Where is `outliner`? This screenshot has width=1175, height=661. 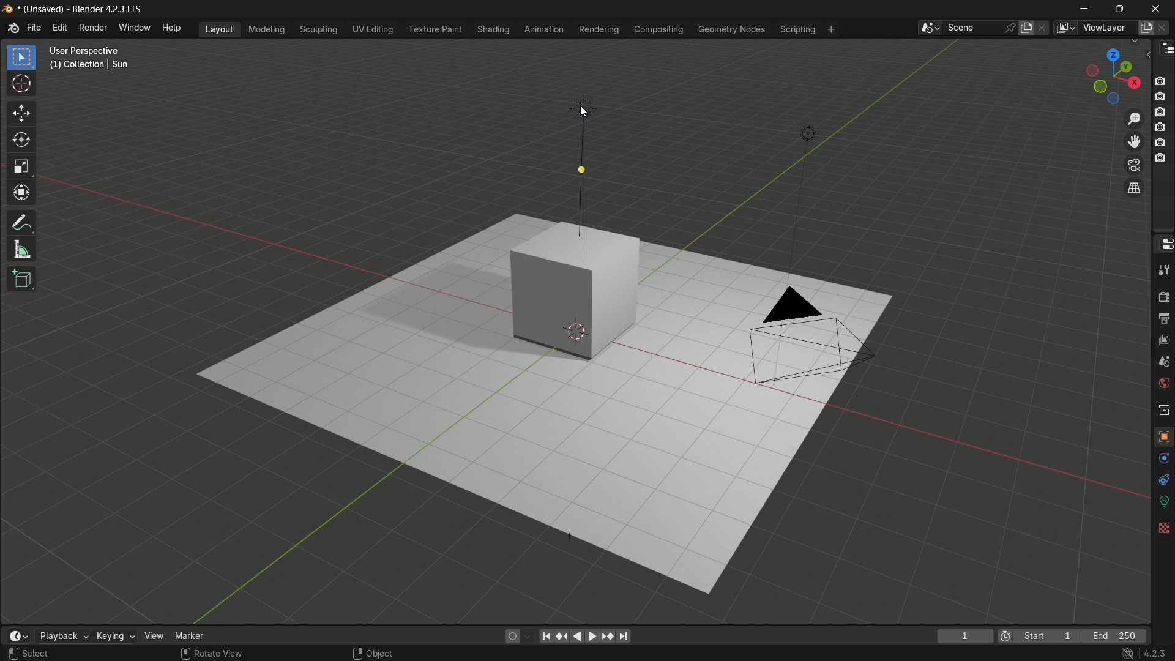 outliner is located at coordinates (1167, 50).